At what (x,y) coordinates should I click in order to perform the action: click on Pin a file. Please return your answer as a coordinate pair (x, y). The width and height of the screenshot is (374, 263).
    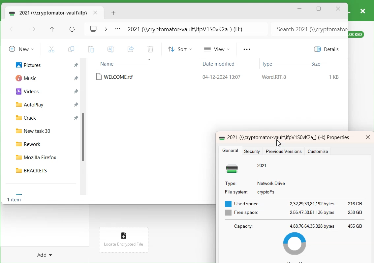
    Looking at the image, I should click on (76, 104).